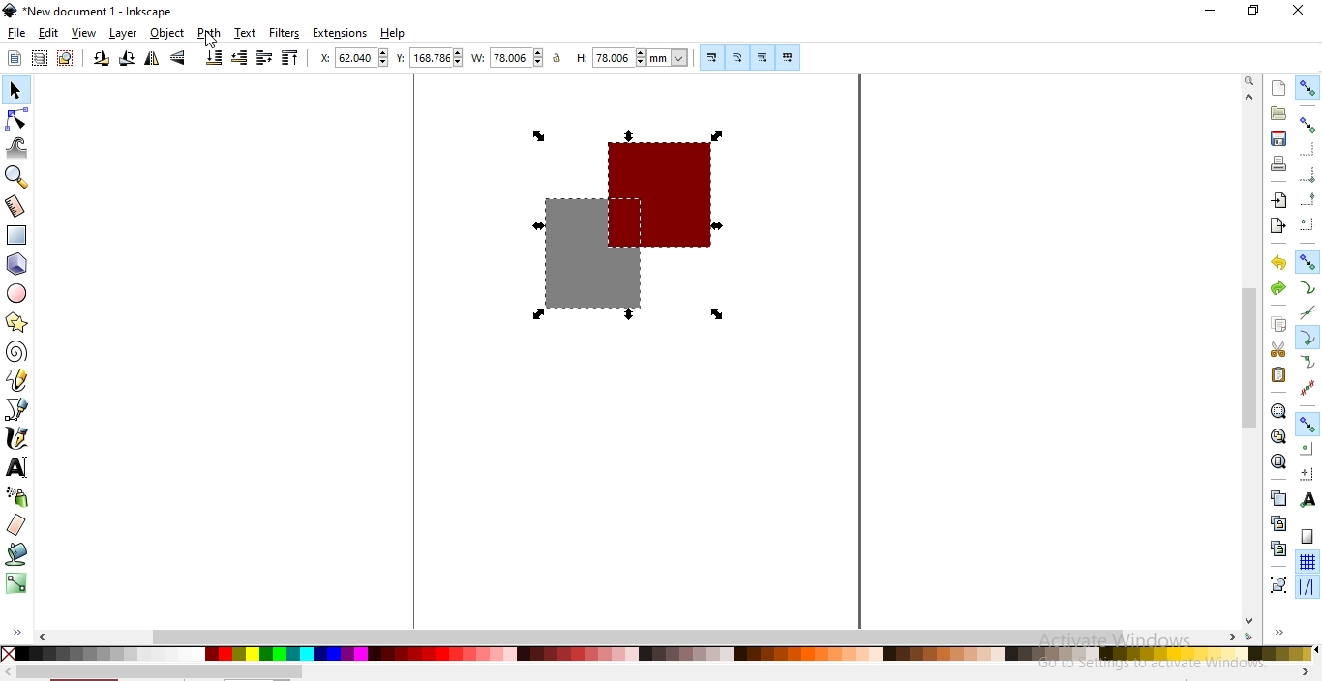 The image size is (1322, 681). Describe the element at coordinates (18, 553) in the screenshot. I see `fill bounded areas` at that location.